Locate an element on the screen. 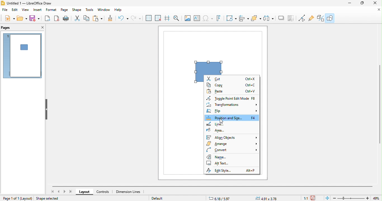 This screenshot has height=201, width=382. position and size is located at coordinates (225, 118).